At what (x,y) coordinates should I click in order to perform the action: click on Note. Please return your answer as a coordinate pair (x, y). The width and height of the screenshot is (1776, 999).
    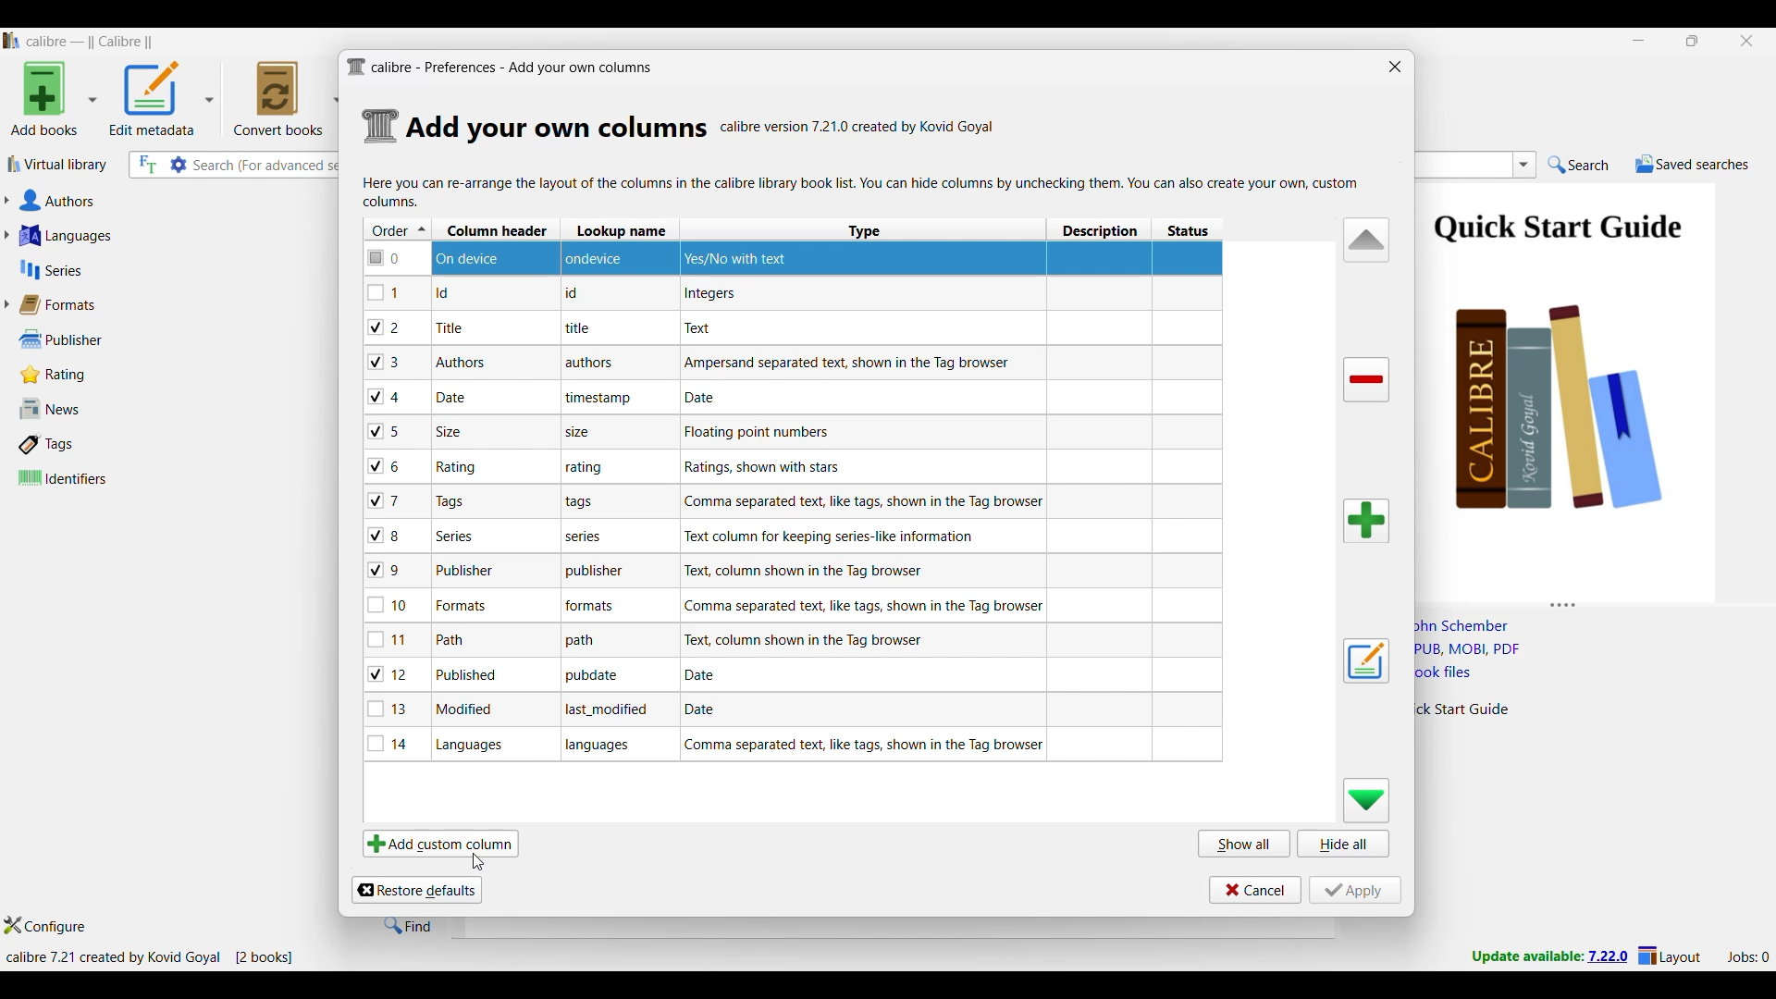
    Looking at the image, I should click on (457, 396).